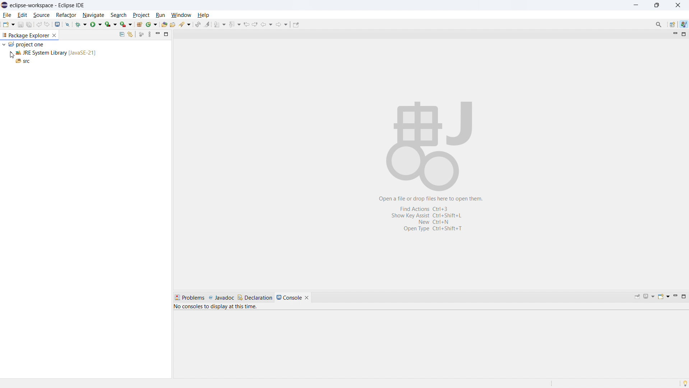  Describe the element at coordinates (39, 26) in the screenshot. I see `undo` at that location.